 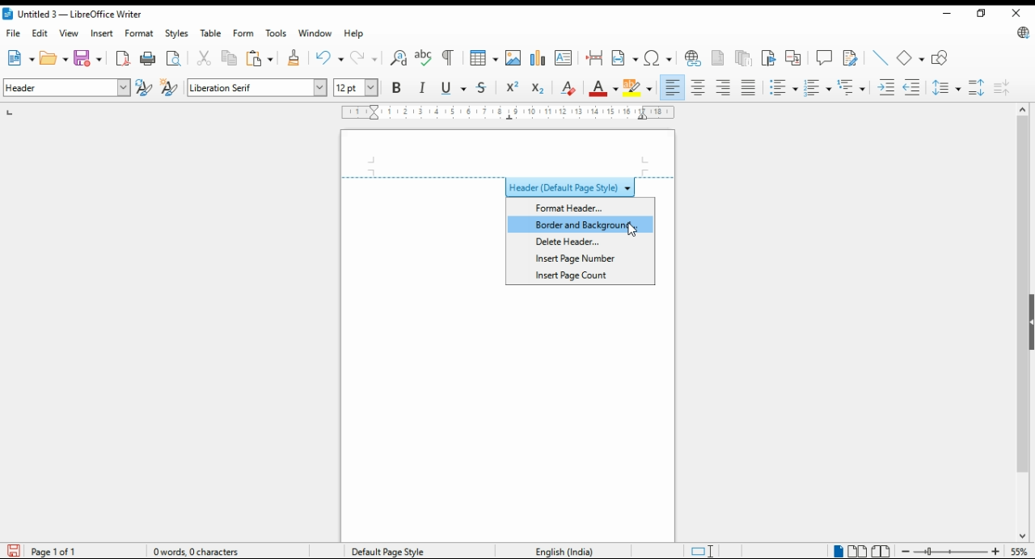 I want to click on insert image, so click(x=513, y=57).